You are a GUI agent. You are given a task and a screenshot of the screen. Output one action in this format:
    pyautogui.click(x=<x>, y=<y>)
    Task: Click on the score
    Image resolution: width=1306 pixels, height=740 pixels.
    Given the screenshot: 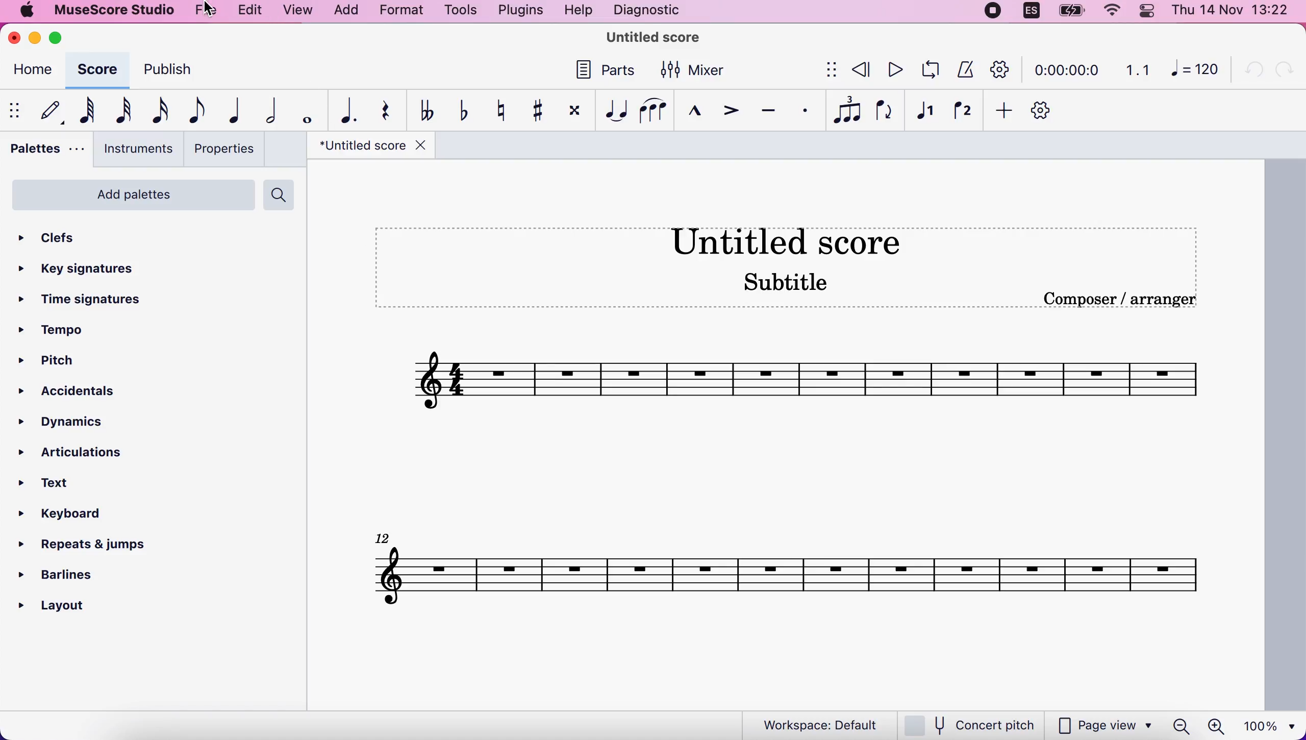 What is the action you would take?
    pyautogui.click(x=796, y=579)
    